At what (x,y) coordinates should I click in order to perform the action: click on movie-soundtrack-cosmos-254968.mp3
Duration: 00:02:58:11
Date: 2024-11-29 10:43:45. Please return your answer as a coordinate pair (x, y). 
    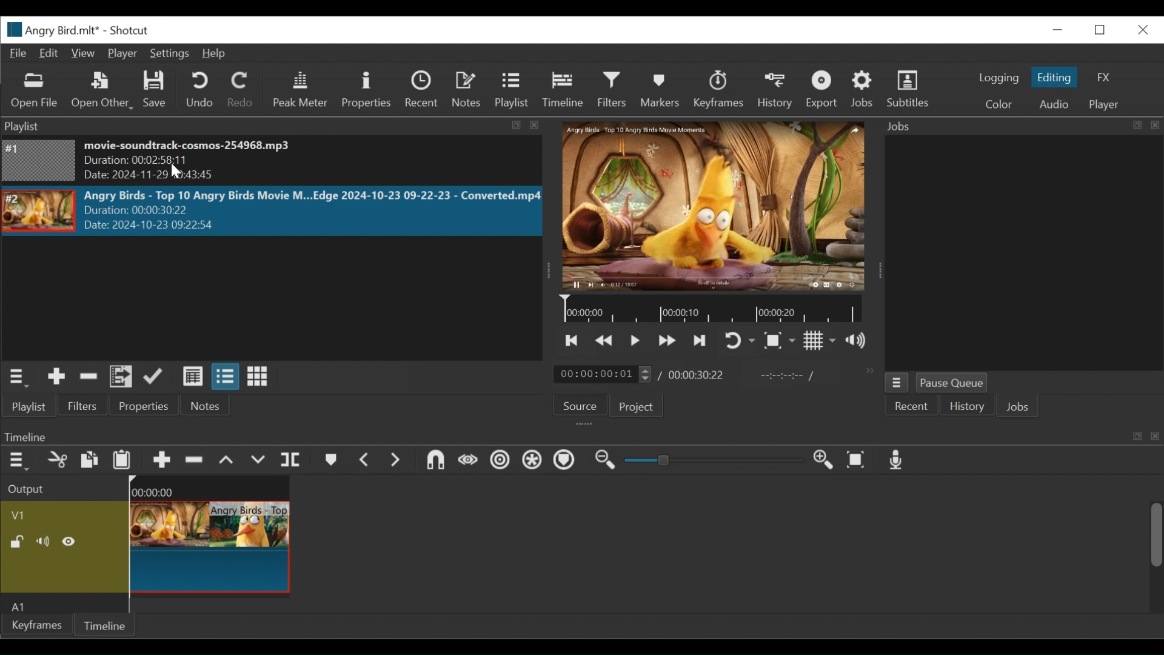
    Looking at the image, I should click on (214, 162).